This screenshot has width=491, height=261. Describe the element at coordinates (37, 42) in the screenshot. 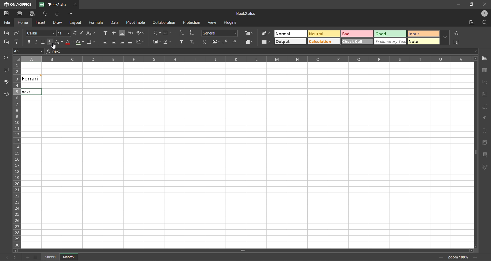

I see `italic` at that location.